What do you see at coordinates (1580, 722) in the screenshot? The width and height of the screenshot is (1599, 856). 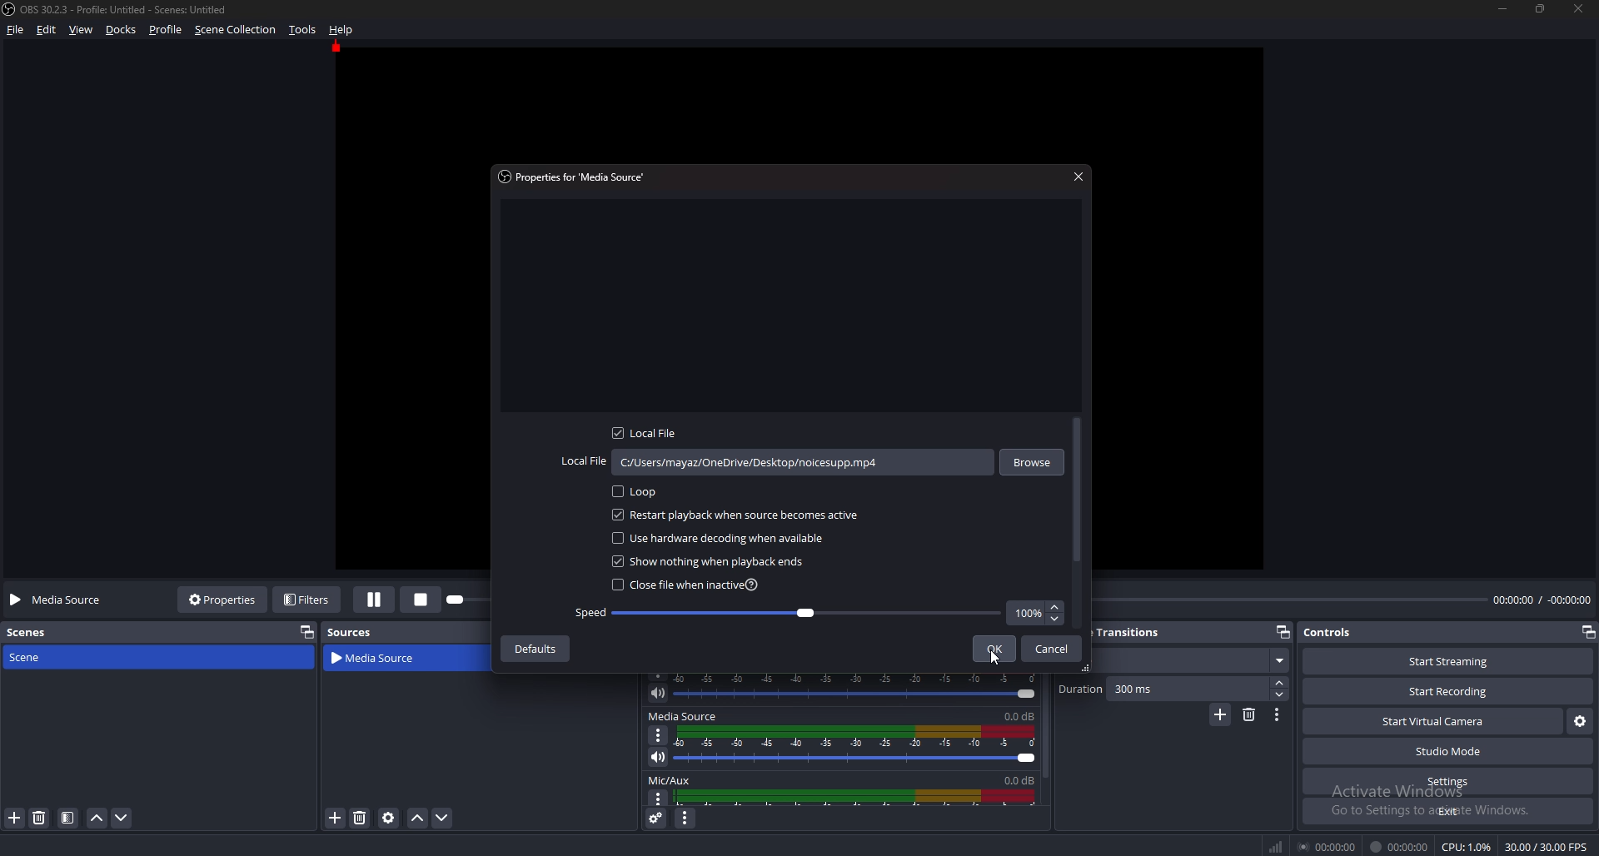 I see `Virtual camera settings` at bounding box center [1580, 722].